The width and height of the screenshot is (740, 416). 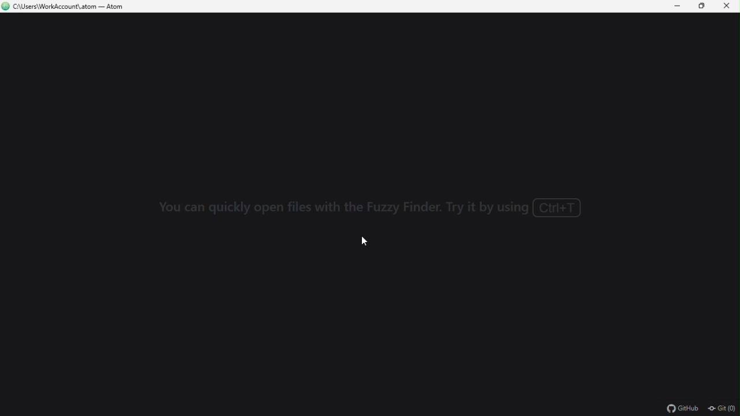 I want to click on maximize, so click(x=699, y=6).